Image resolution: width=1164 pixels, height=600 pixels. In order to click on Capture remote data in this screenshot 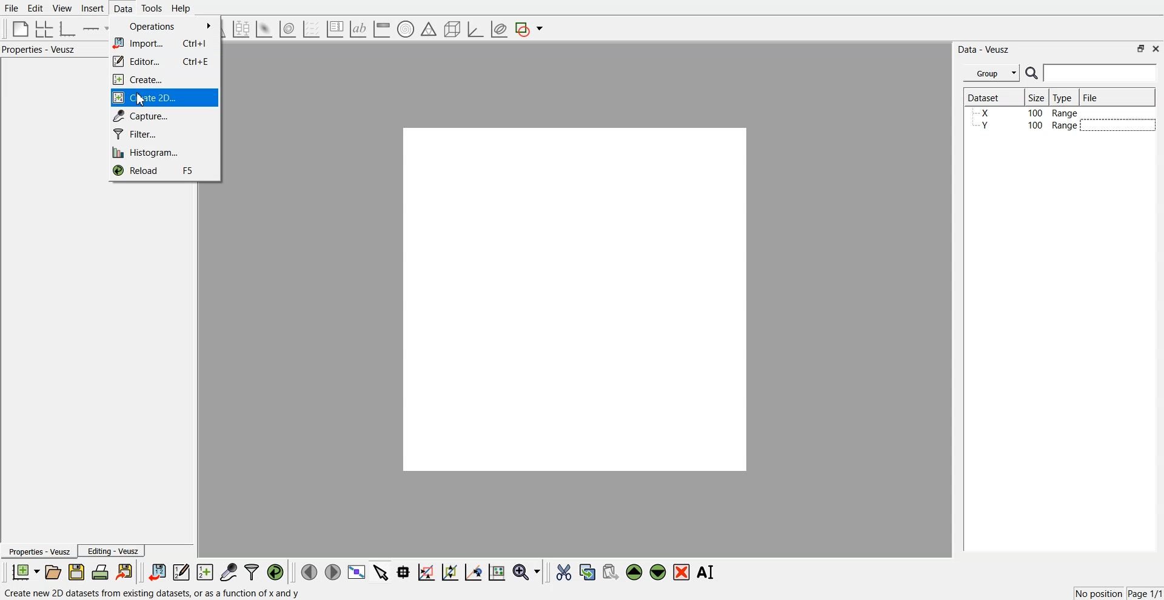, I will do `click(229, 572)`.